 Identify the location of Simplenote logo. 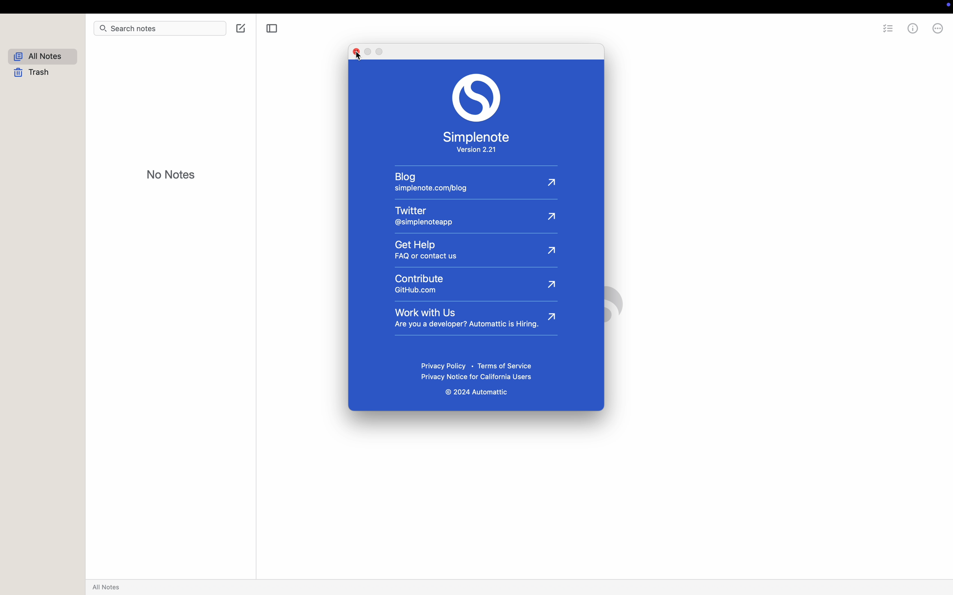
(476, 97).